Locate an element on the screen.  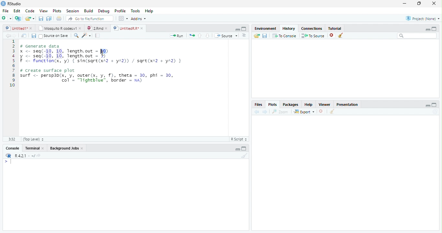
File is located at coordinates (6, 11).